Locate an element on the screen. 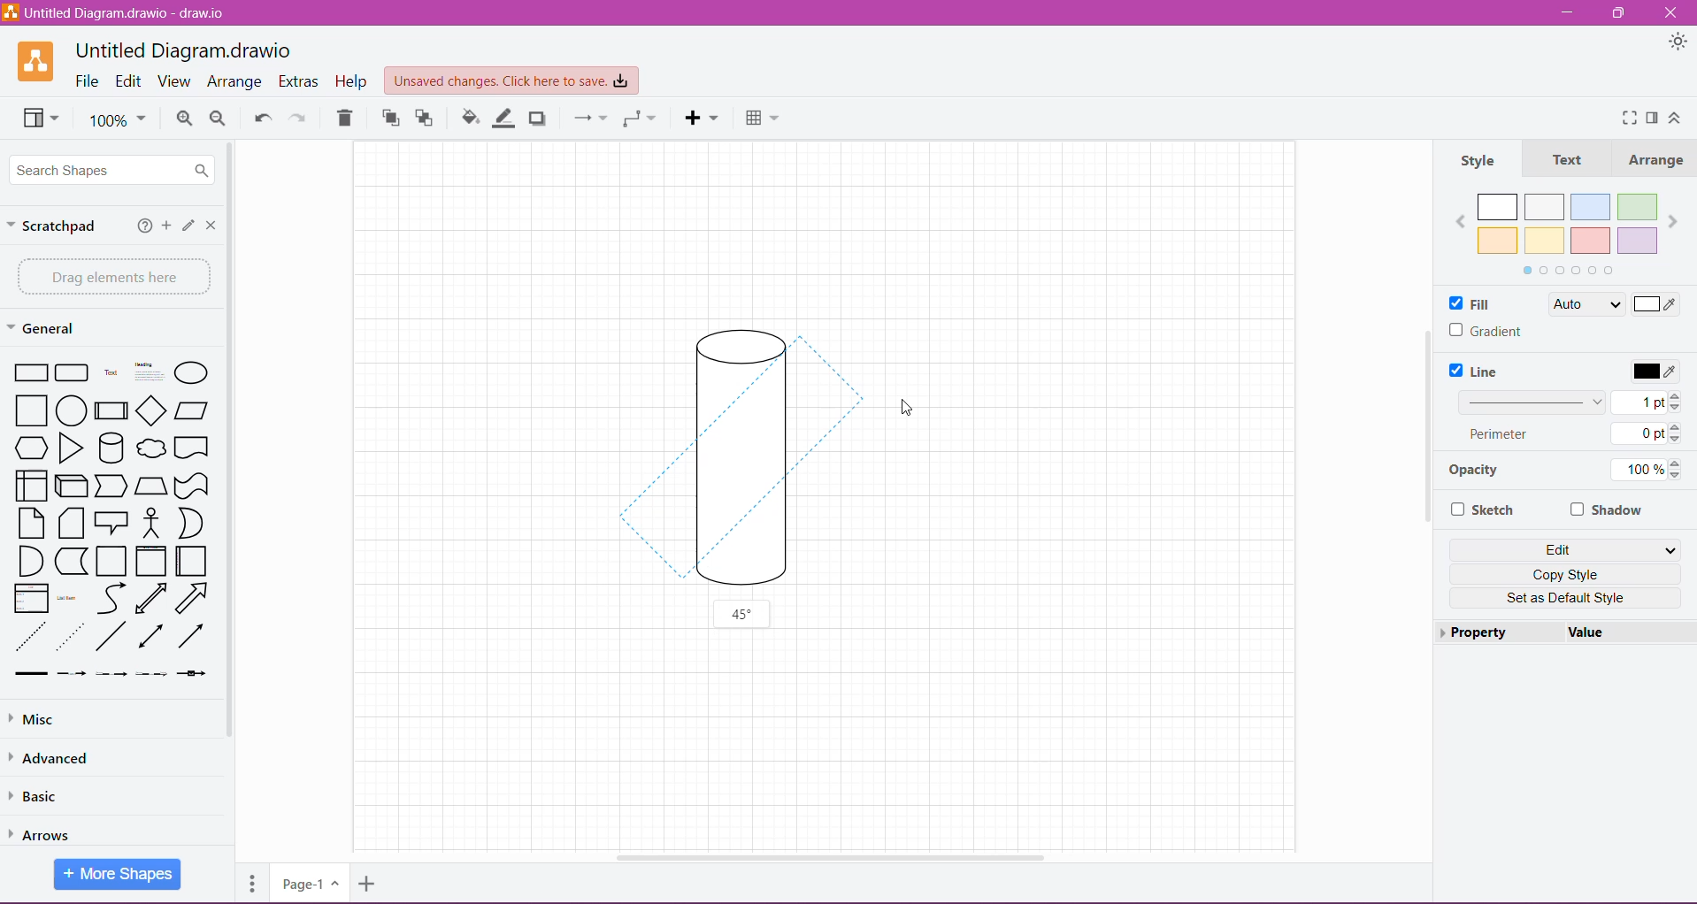 This screenshot has height=904, width=1697. Waypoints is located at coordinates (638, 120).